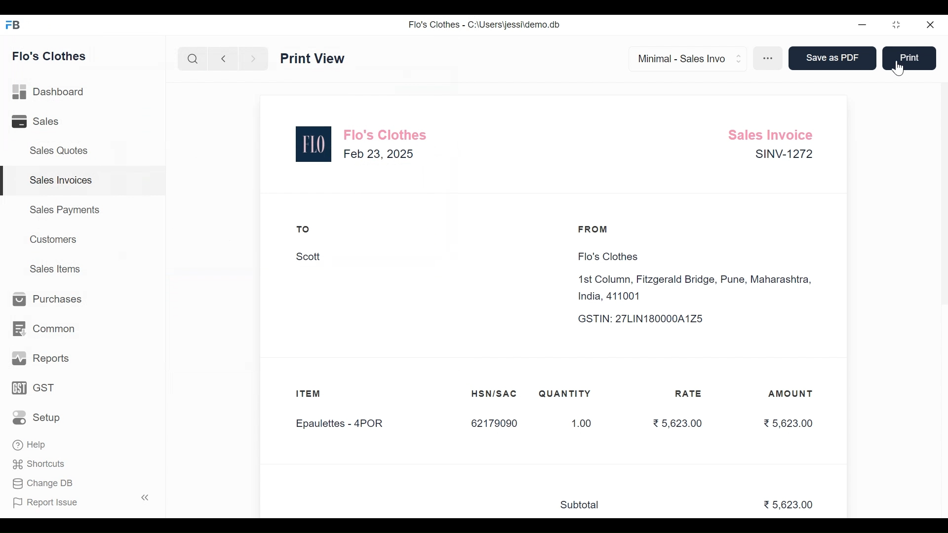 The width and height of the screenshot is (948, 533). What do you see at coordinates (788, 423) in the screenshot?
I see `5,623.00` at bounding box center [788, 423].